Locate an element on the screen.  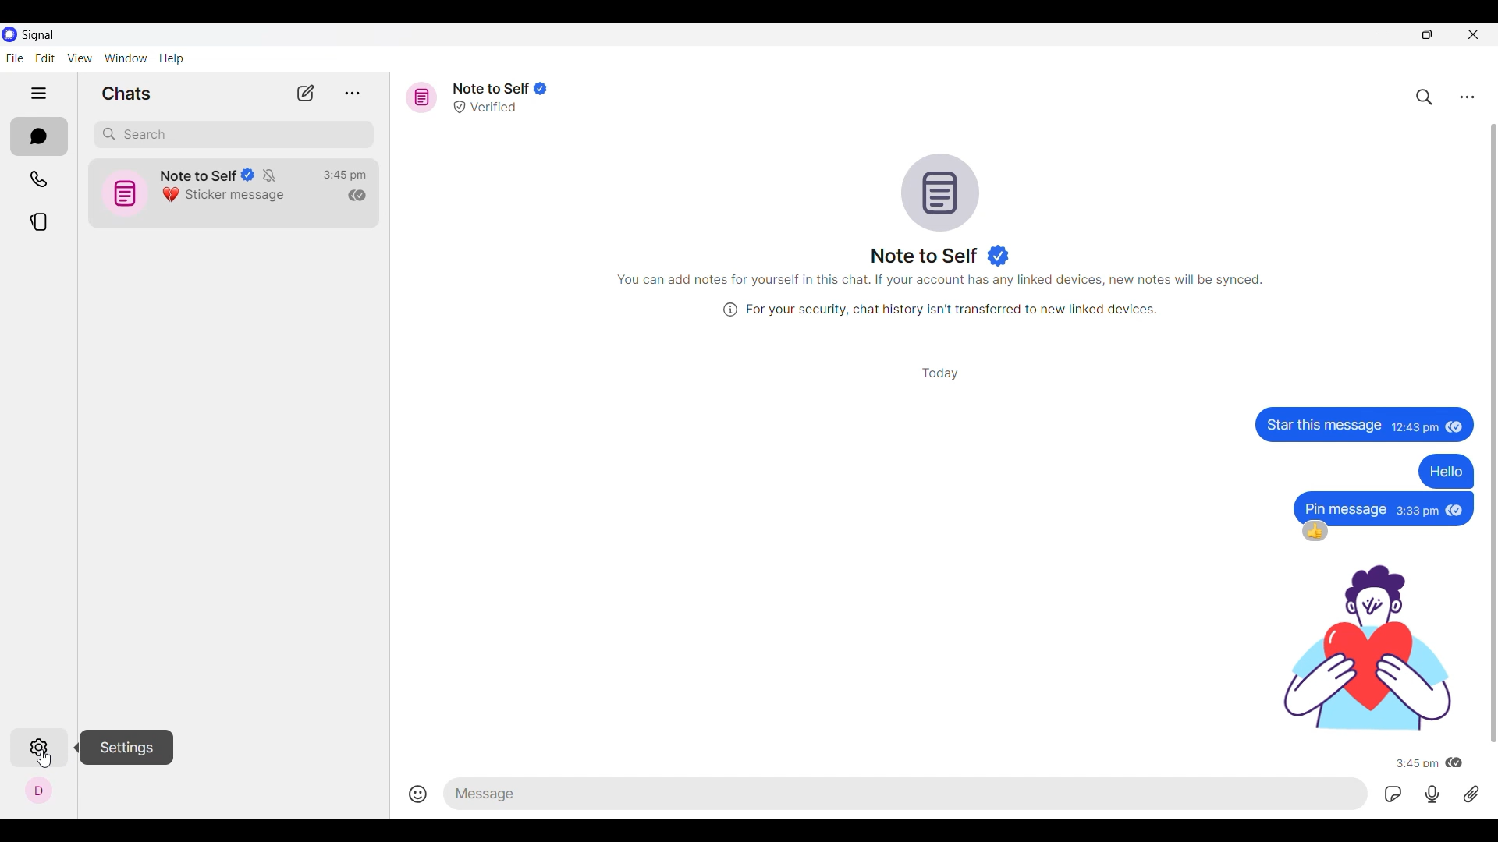
Indicates chat is verified is located at coordinates (999, 256).